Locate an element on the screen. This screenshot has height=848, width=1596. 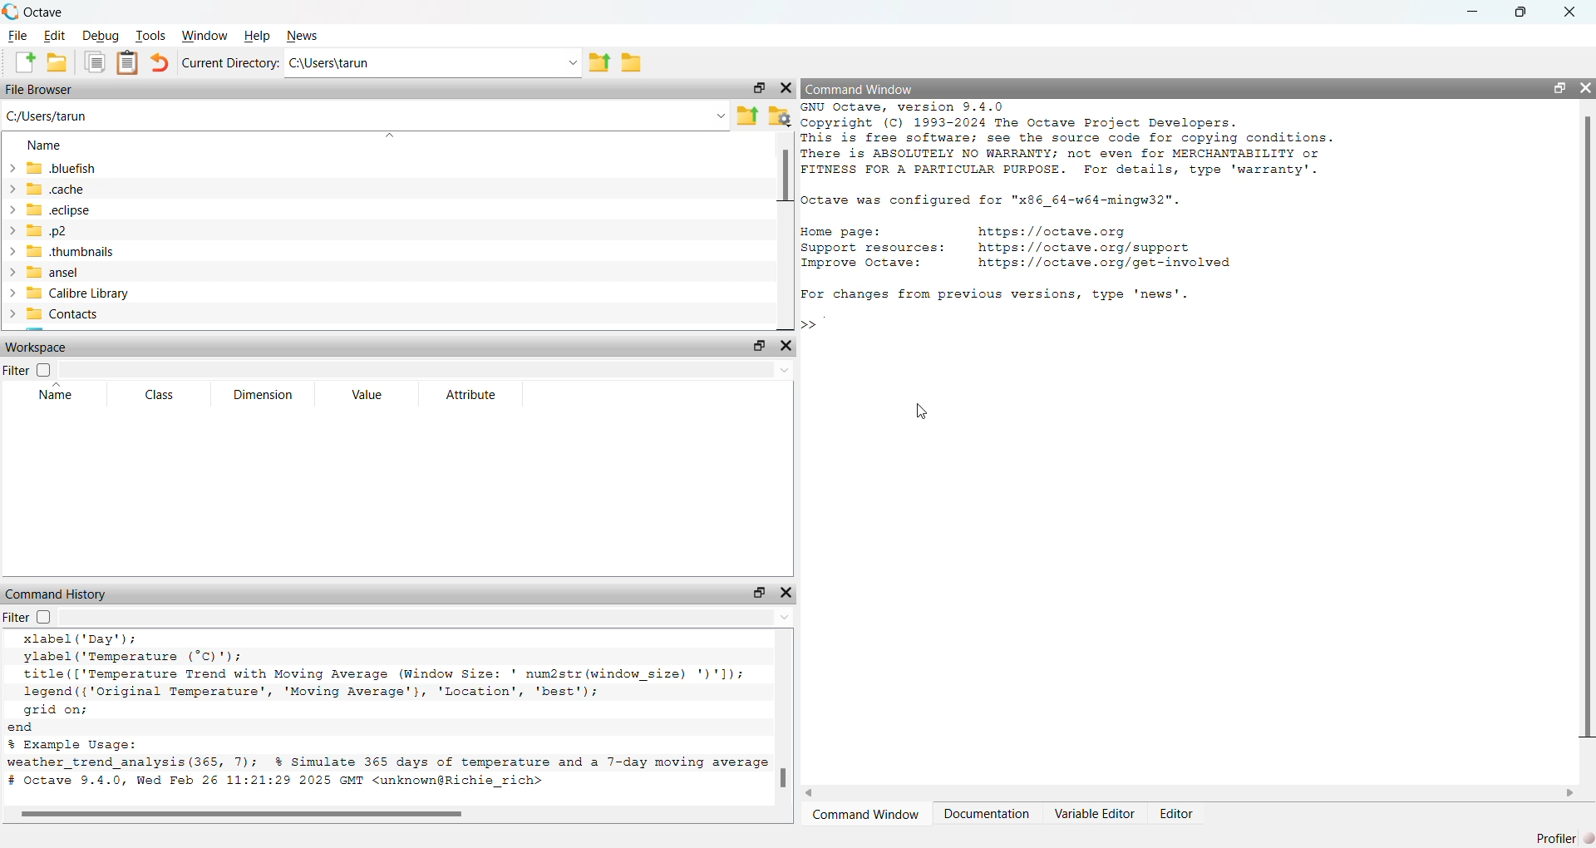
Octave is located at coordinates (38, 11).